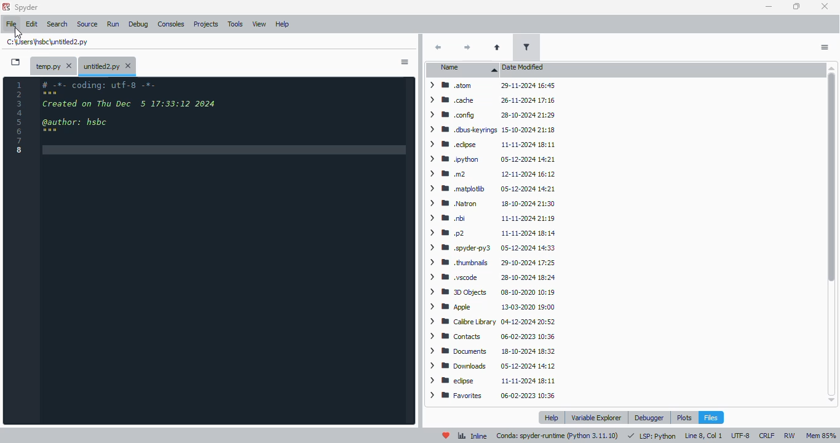 The image size is (840, 443). Describe the element at coordinates (711, 418) in the screenshot. I see `files` at that location.